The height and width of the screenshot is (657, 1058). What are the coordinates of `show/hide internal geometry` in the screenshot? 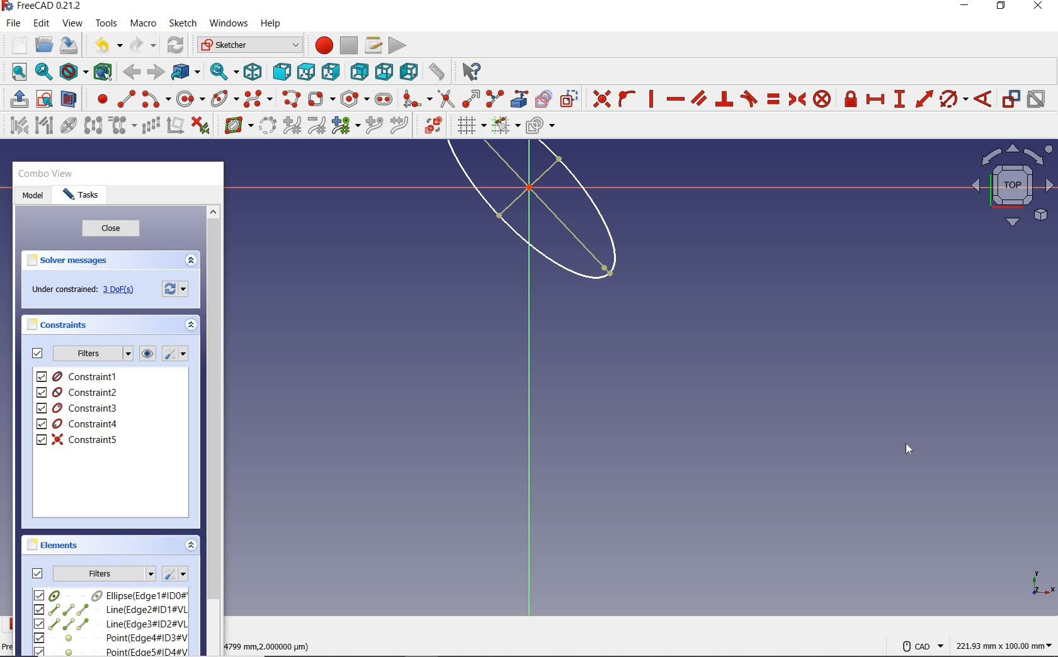 It's located at (71, 125).